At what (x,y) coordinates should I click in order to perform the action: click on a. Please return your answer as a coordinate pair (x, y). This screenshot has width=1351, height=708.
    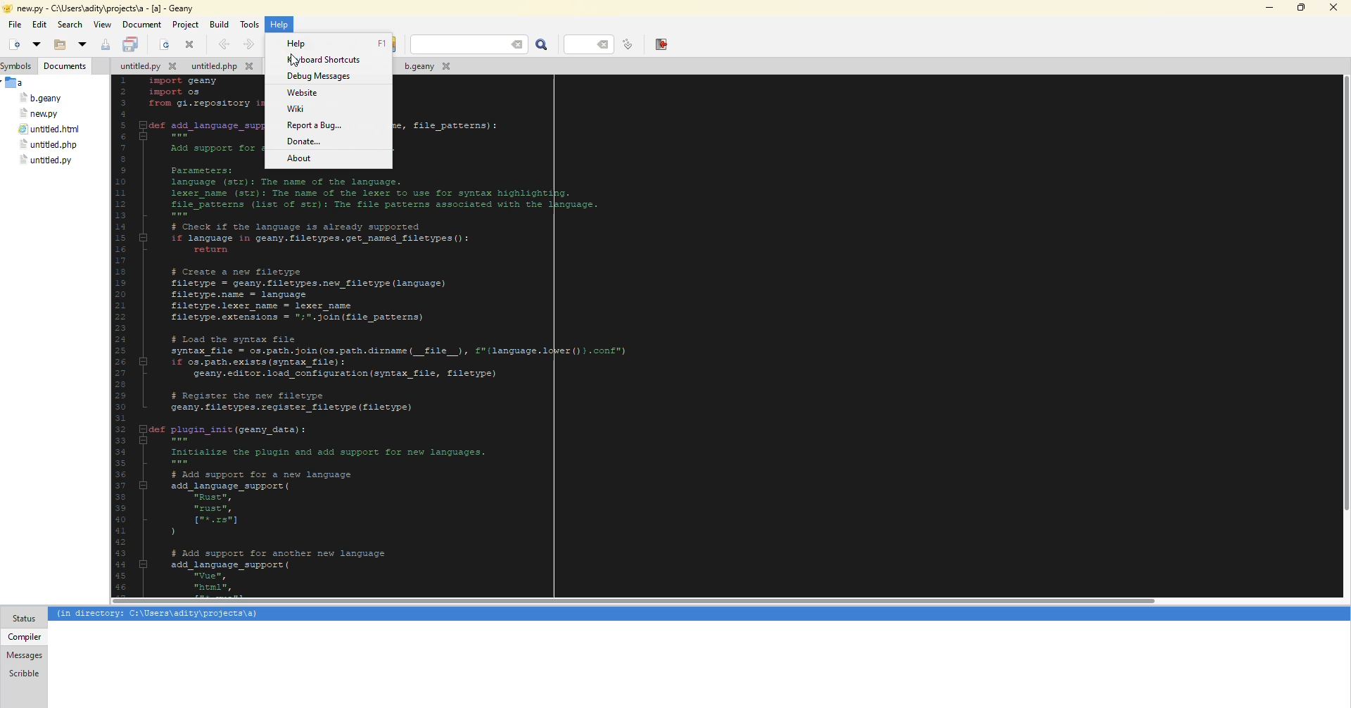
    Looking at the image, I should click on (16, 82).